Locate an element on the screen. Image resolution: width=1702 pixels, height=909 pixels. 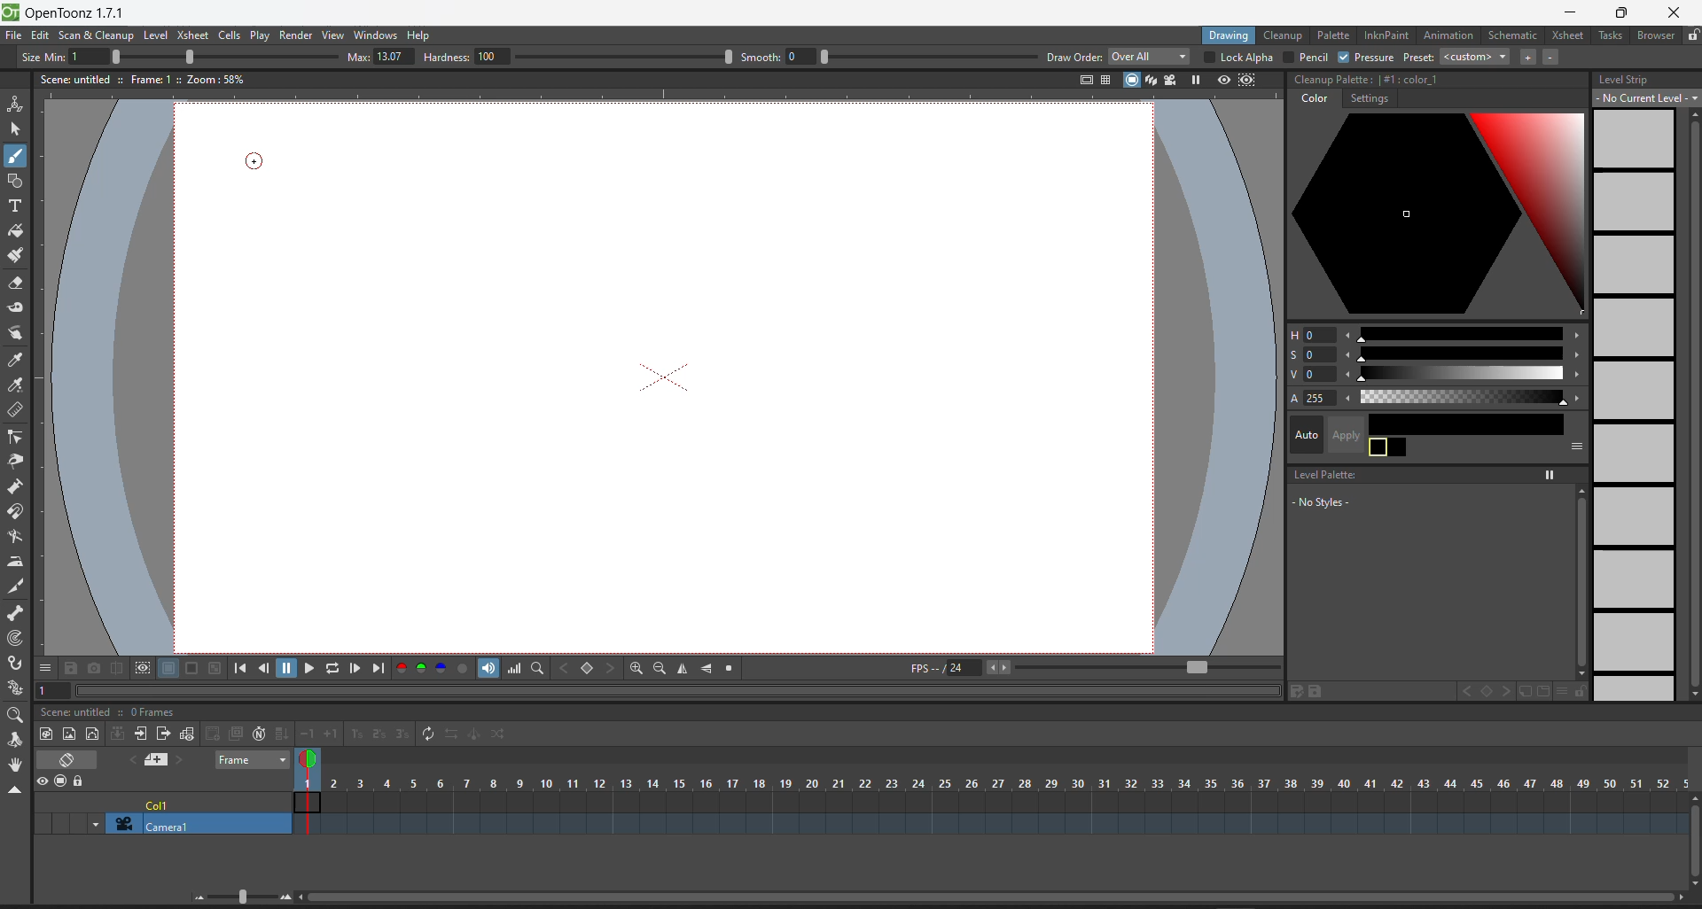
fill in empty cells is located at coordinates (283, 726).